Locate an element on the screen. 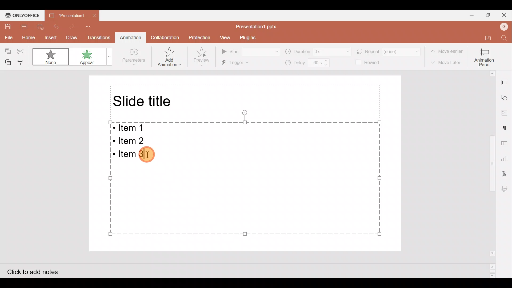 Image resolution: width=512 pixels, height=288 pixels. Trigger is located at coordinates (246, 63).